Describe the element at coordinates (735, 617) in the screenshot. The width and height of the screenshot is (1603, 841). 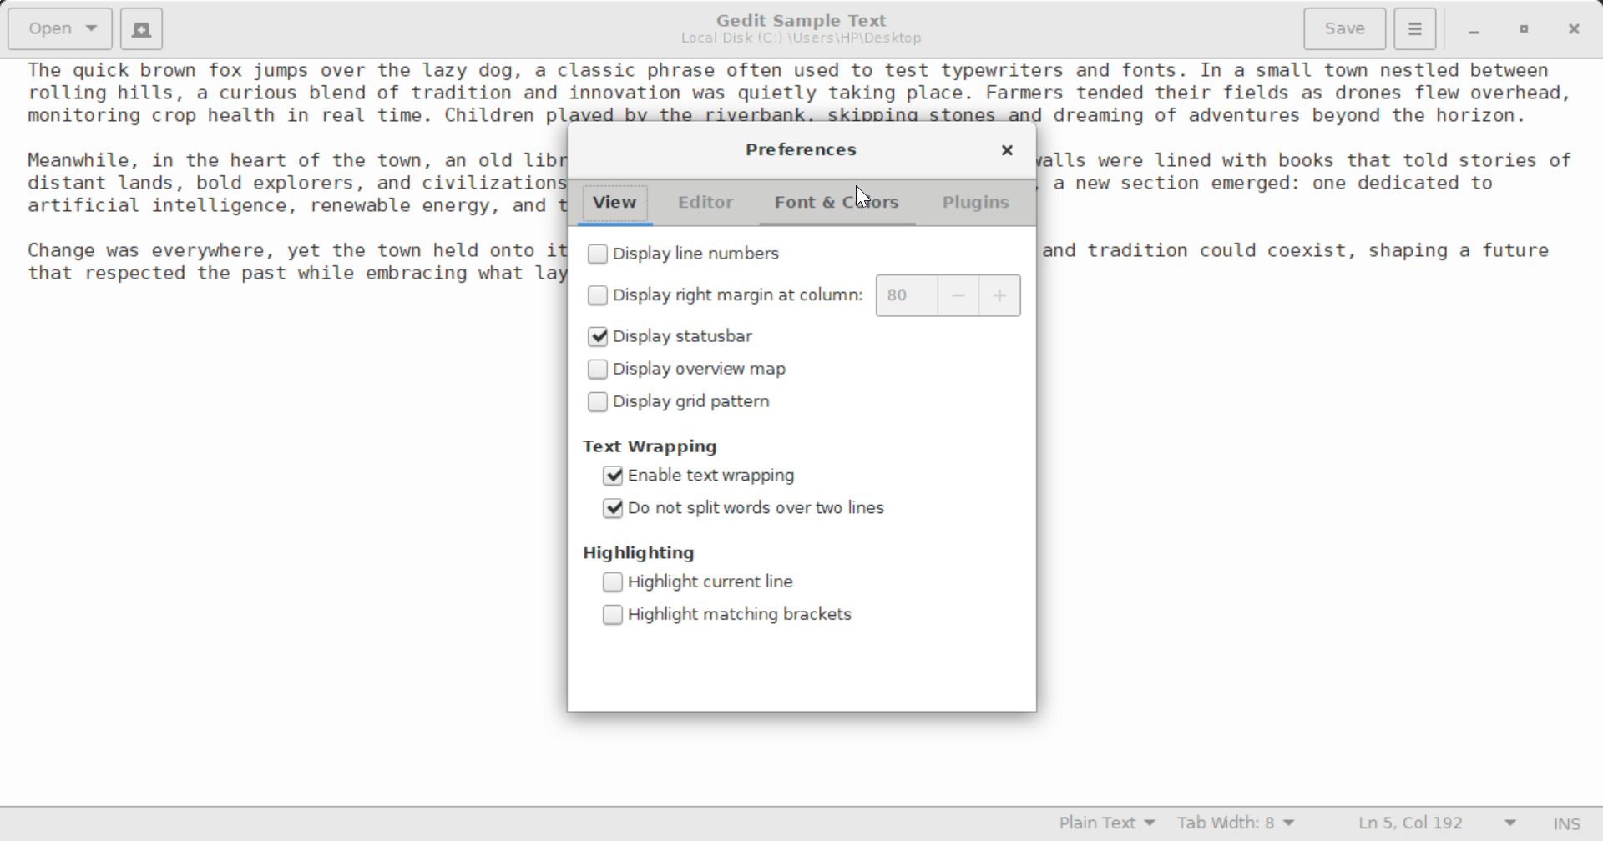
I see `Highlight matcghing brackets` at that location.